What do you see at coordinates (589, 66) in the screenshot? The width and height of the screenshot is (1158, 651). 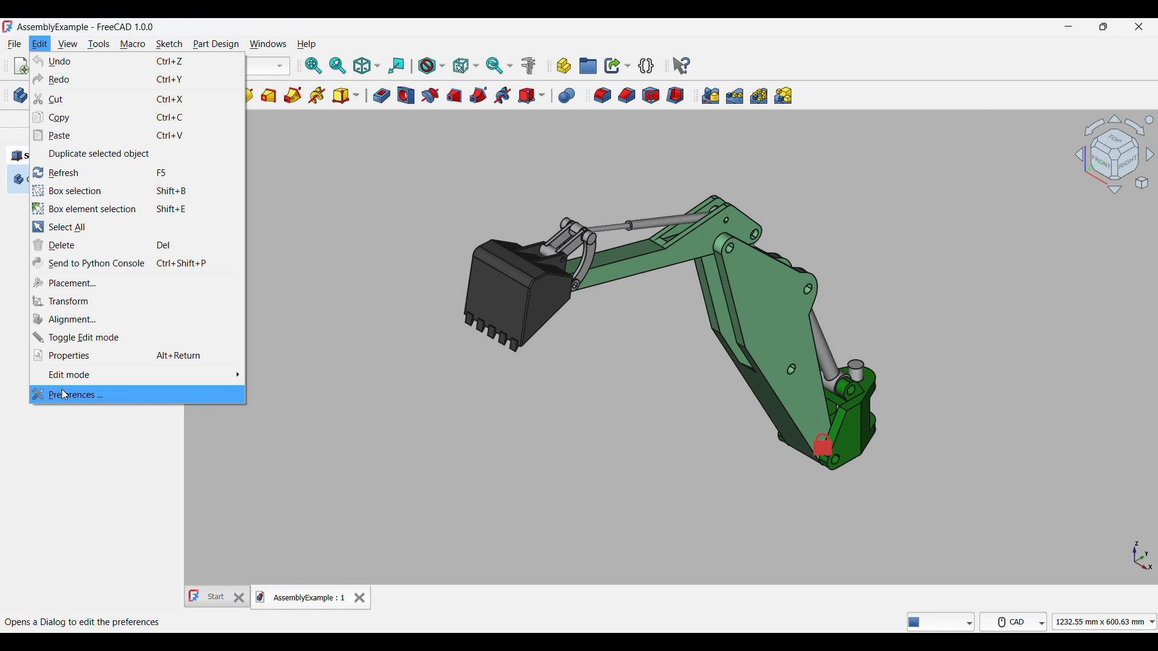 I see `Create group` at bounding box center [589, 66].